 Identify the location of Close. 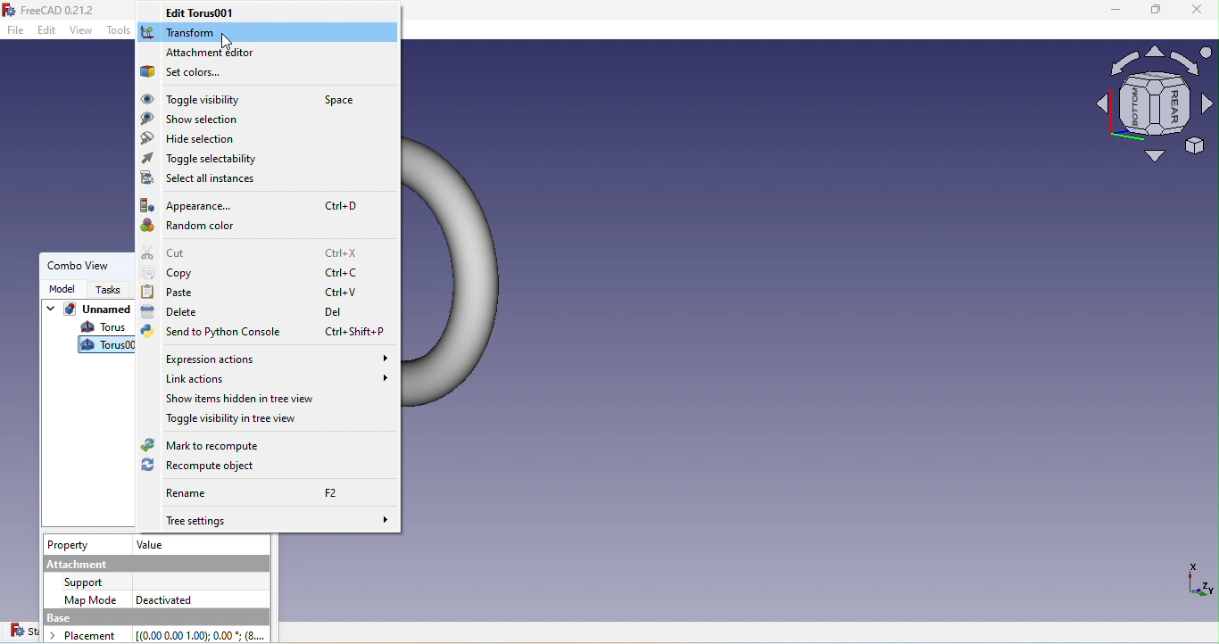
(1197, 12).